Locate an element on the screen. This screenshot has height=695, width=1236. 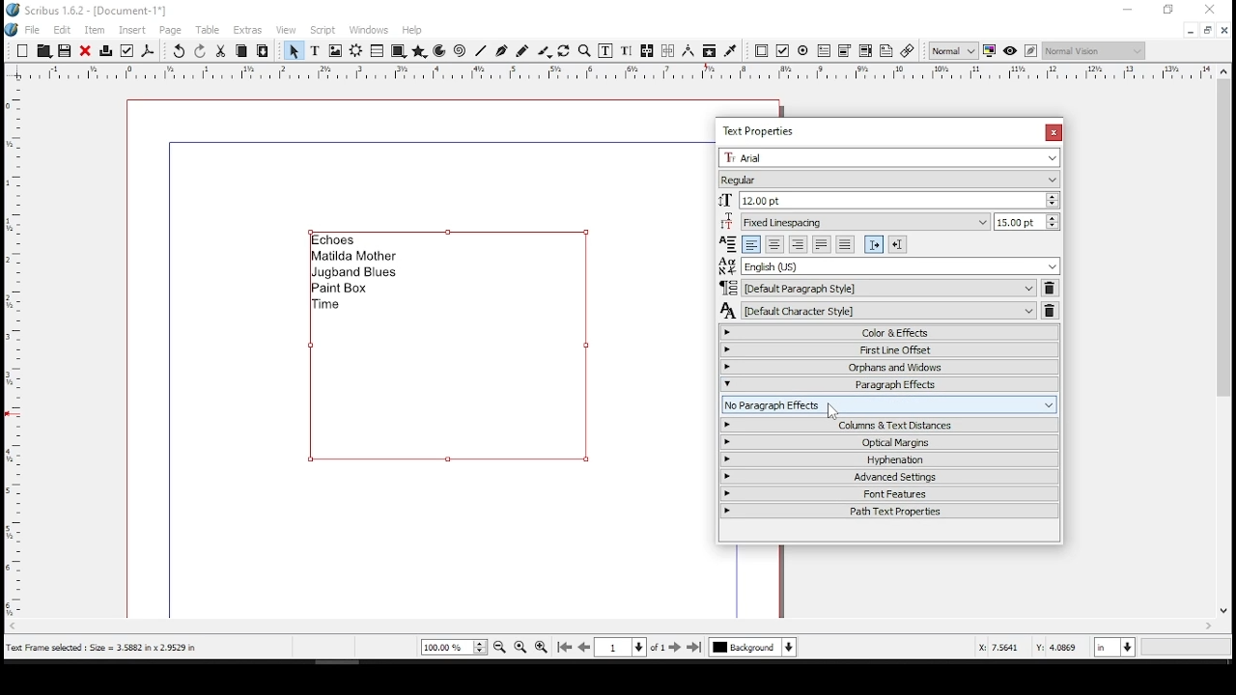
render frame is located at coordinates (356, 51).